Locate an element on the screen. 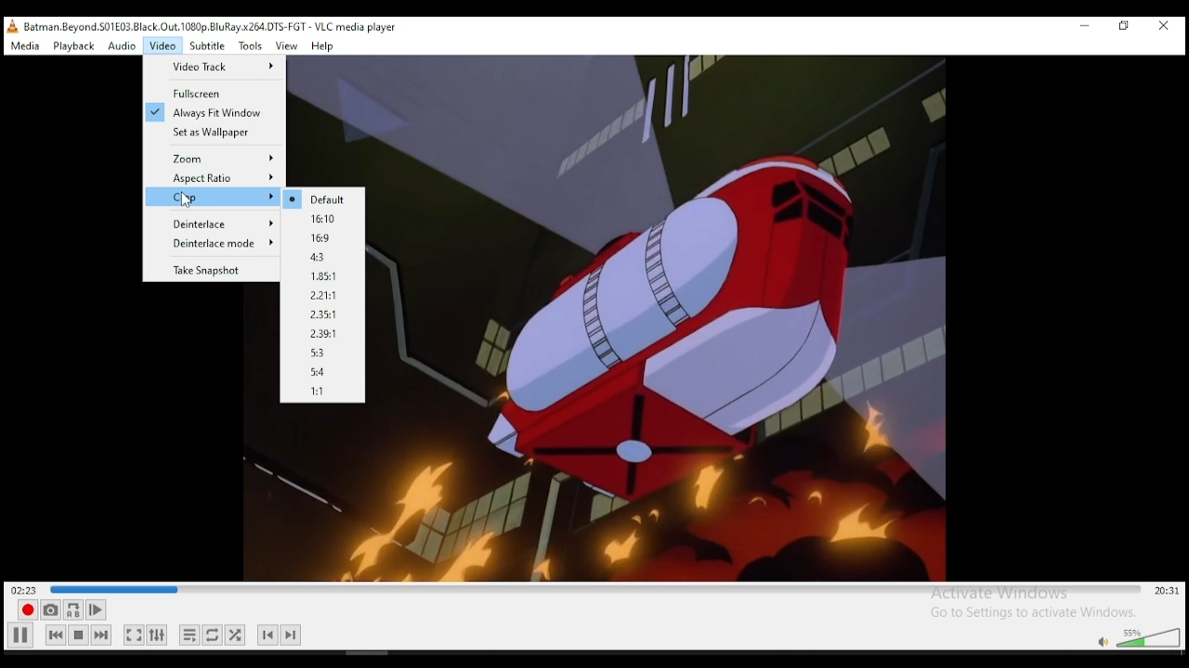 The height and width of the screenshot is (668, 1189). 5:3 is located at coordinates (323, 352).